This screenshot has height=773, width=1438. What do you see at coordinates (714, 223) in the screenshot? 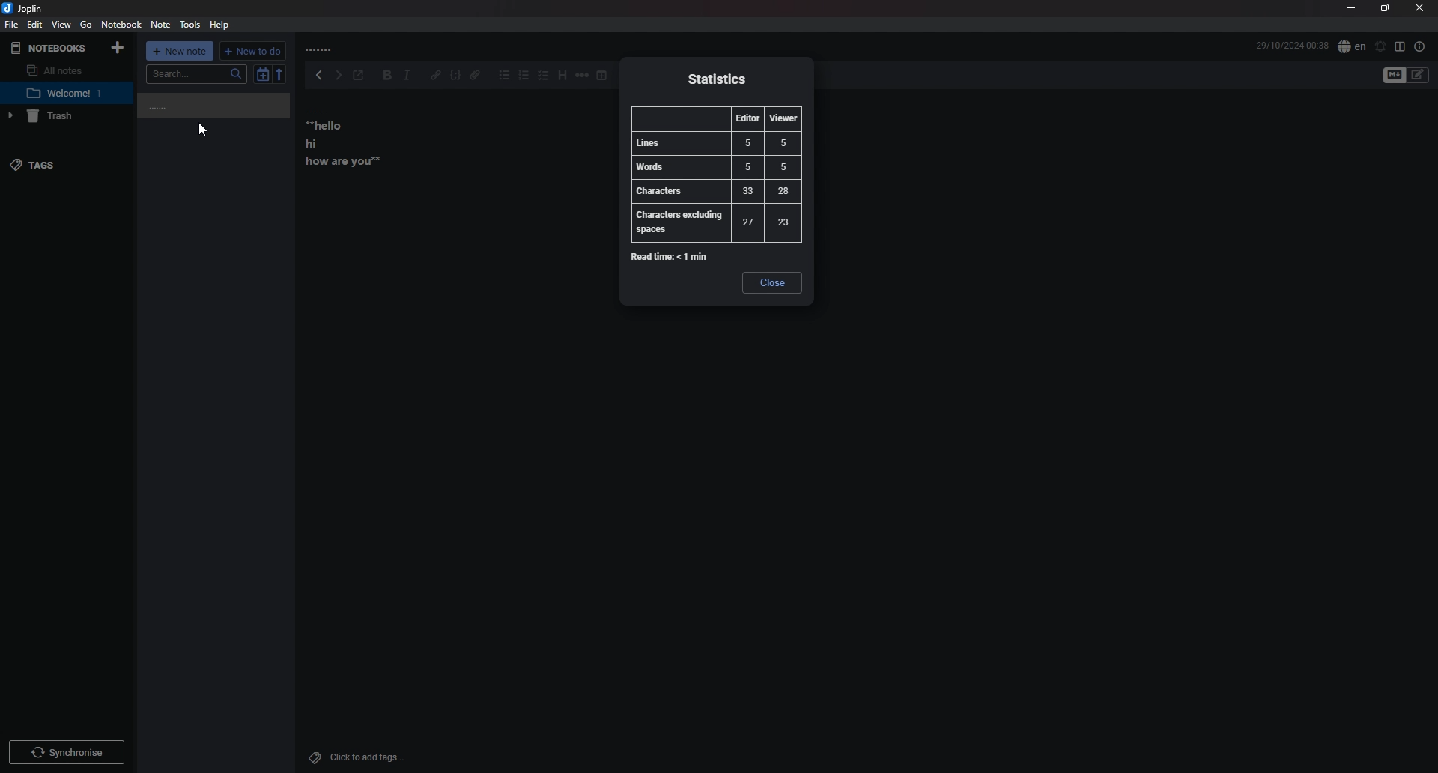
I see `Characters excluding spaces` at bounding box center [714, 223].